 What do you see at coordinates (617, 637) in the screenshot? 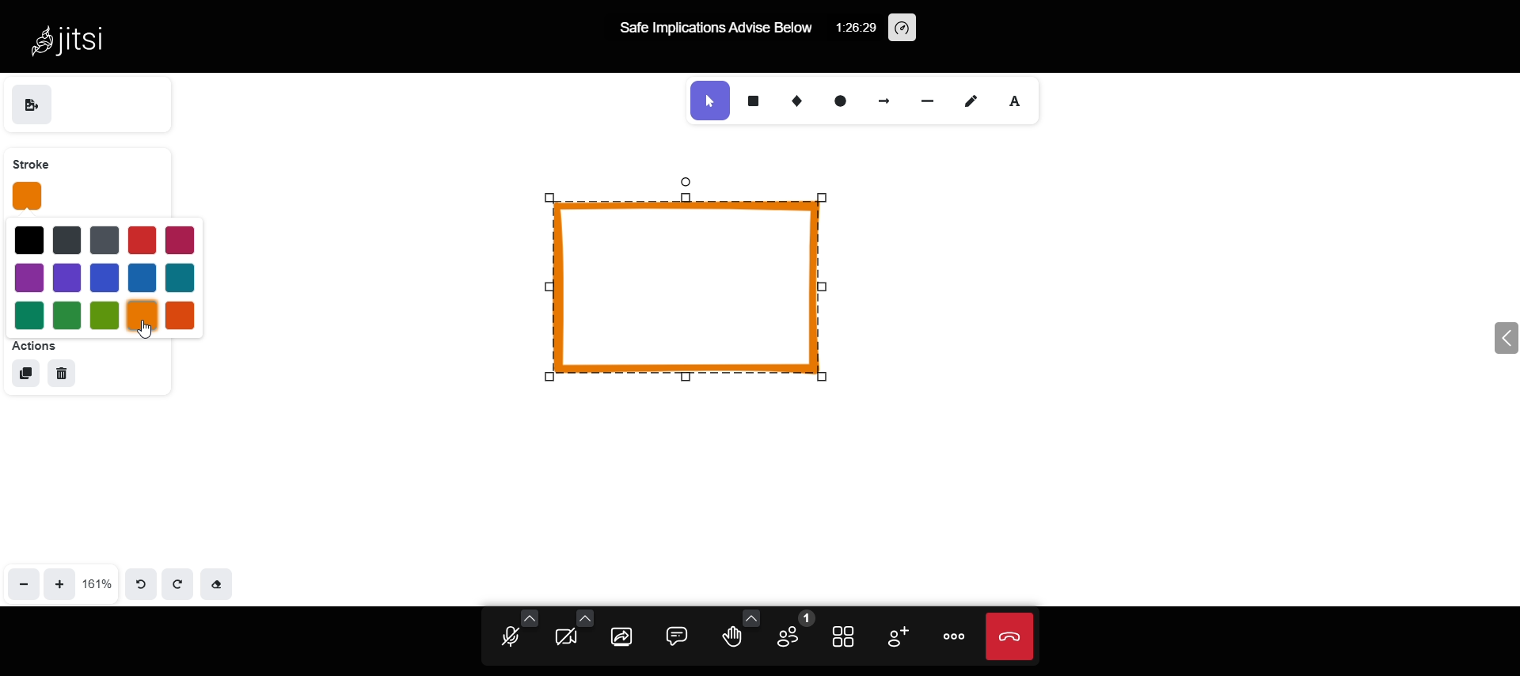
I see `share screen` at bounding box center [617, 637].